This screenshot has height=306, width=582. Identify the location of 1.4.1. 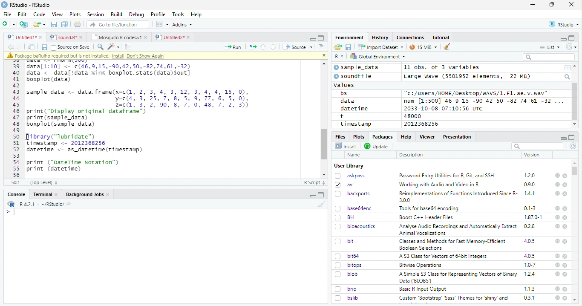
(530, 193).